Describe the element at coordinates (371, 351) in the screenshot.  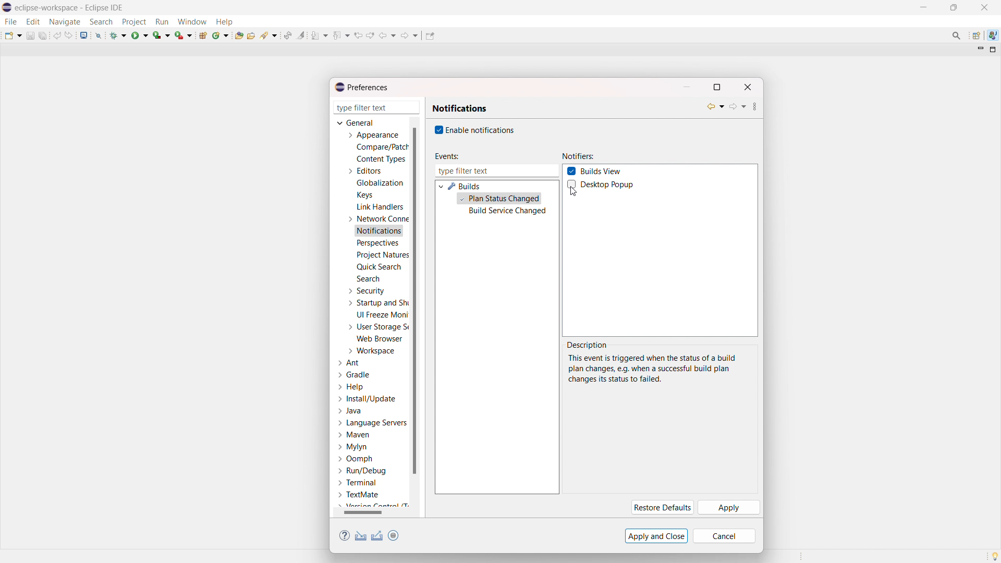
I see `workspace` at that location.